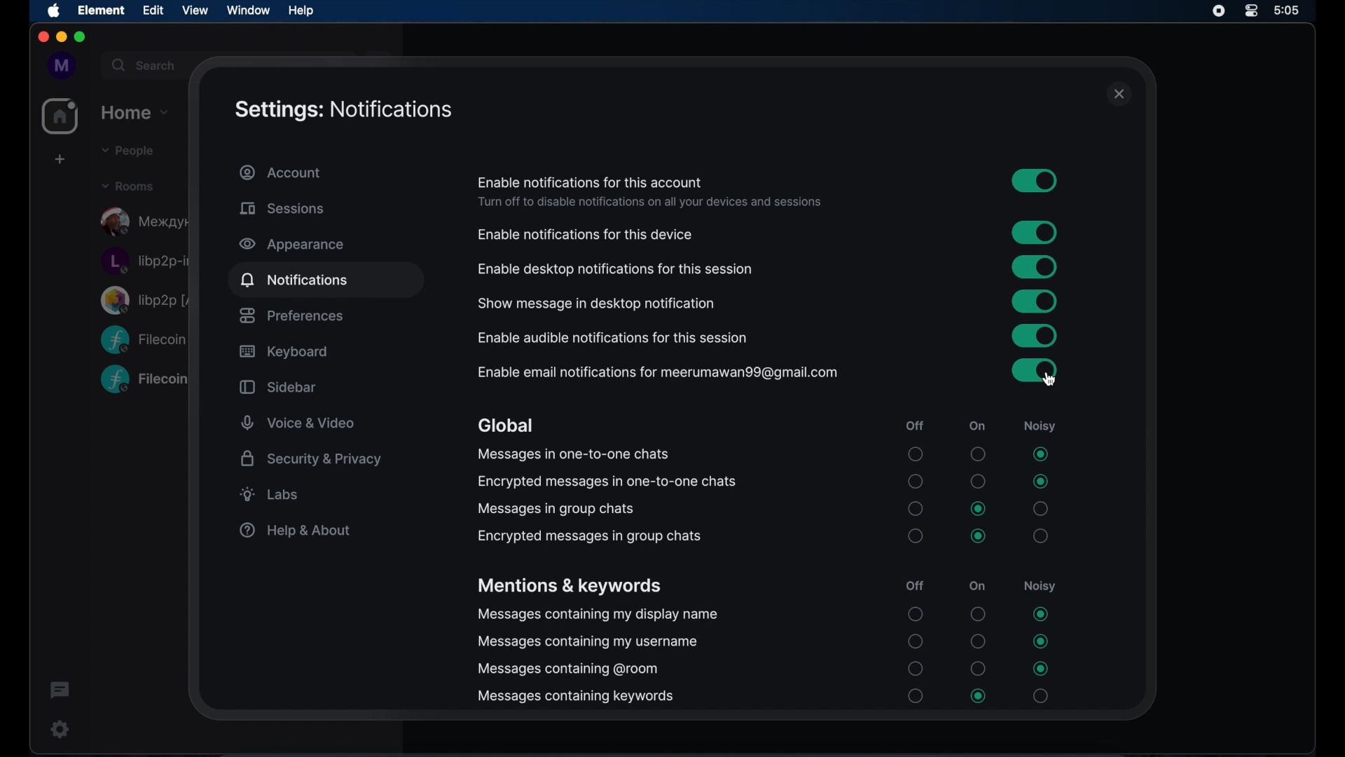 The height and width of the screenshot is (757, 1345). What do you see at coordinates (1299, 13) in the screenshot?
I see `5:05` at bounding box center [1299, 13].